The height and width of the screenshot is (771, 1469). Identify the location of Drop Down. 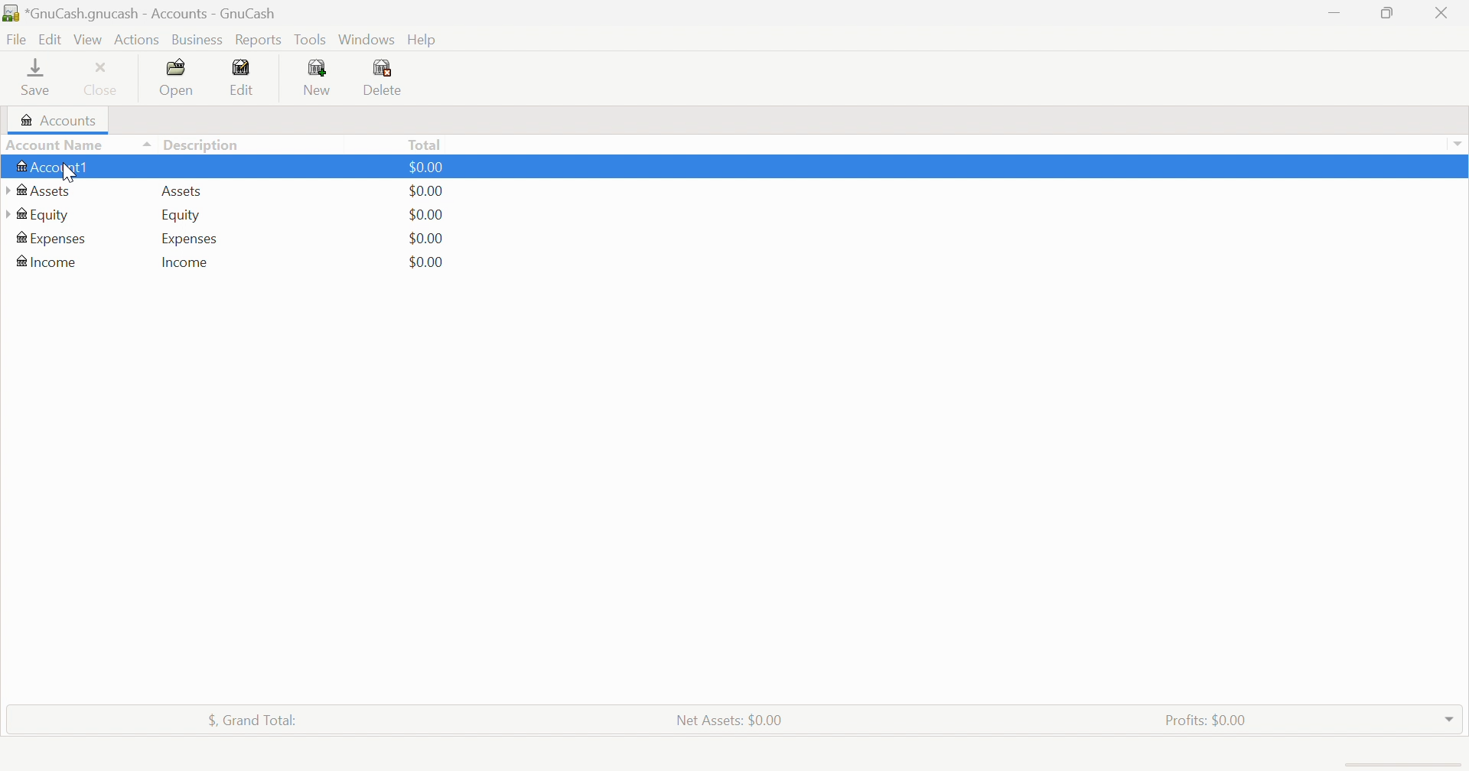
(1448, 717).